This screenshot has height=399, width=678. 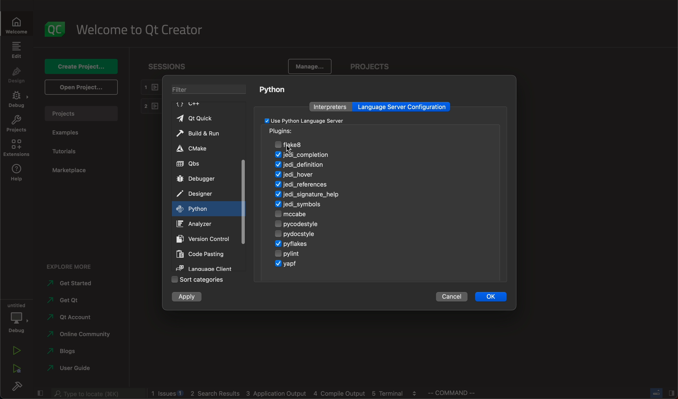 I want to click on explore, so click(x=70, y=268).